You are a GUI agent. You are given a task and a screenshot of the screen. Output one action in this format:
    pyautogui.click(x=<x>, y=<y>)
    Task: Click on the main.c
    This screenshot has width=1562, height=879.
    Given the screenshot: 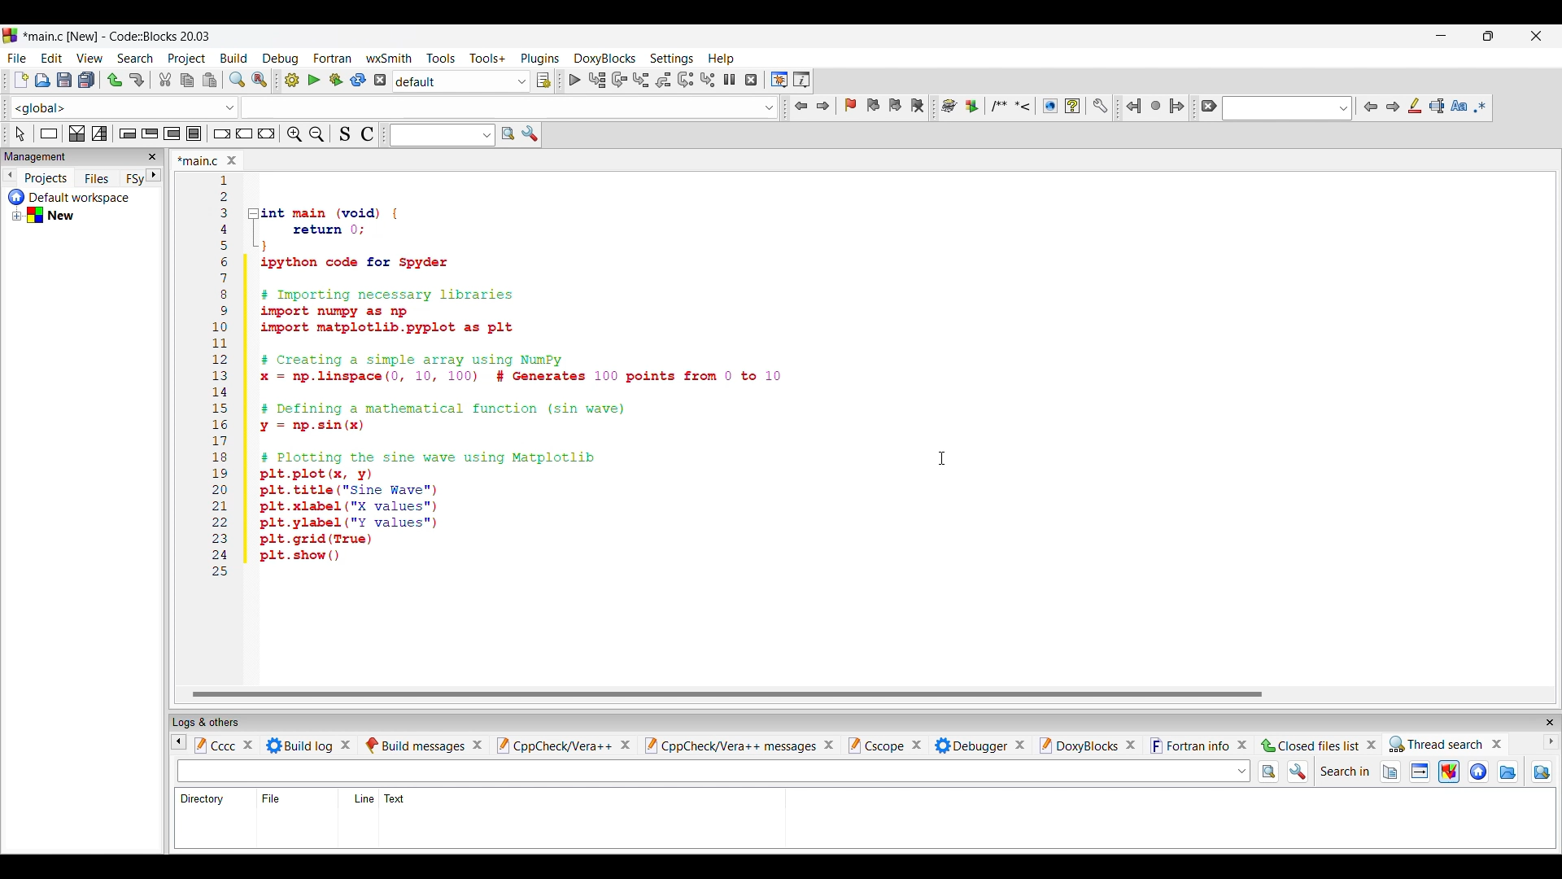 What is the action you would take?
    pyautogui.click(x=212, y=159)
    